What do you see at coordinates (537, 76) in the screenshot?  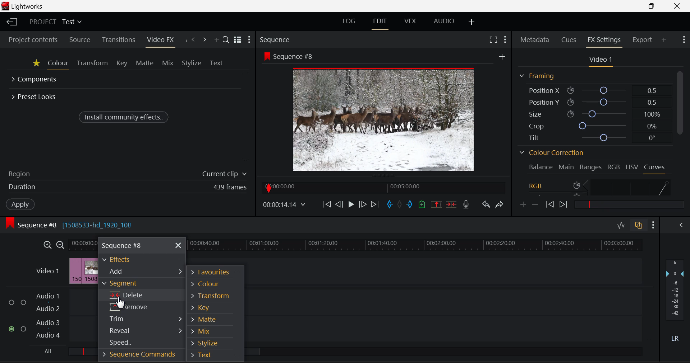 I see `Framing Section` at bounding box center [537, 76].